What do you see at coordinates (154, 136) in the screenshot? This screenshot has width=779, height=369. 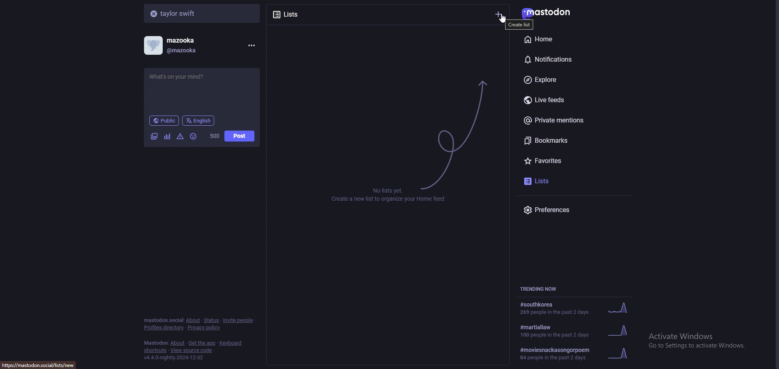 I see `image` at bounding box center [154, 136].